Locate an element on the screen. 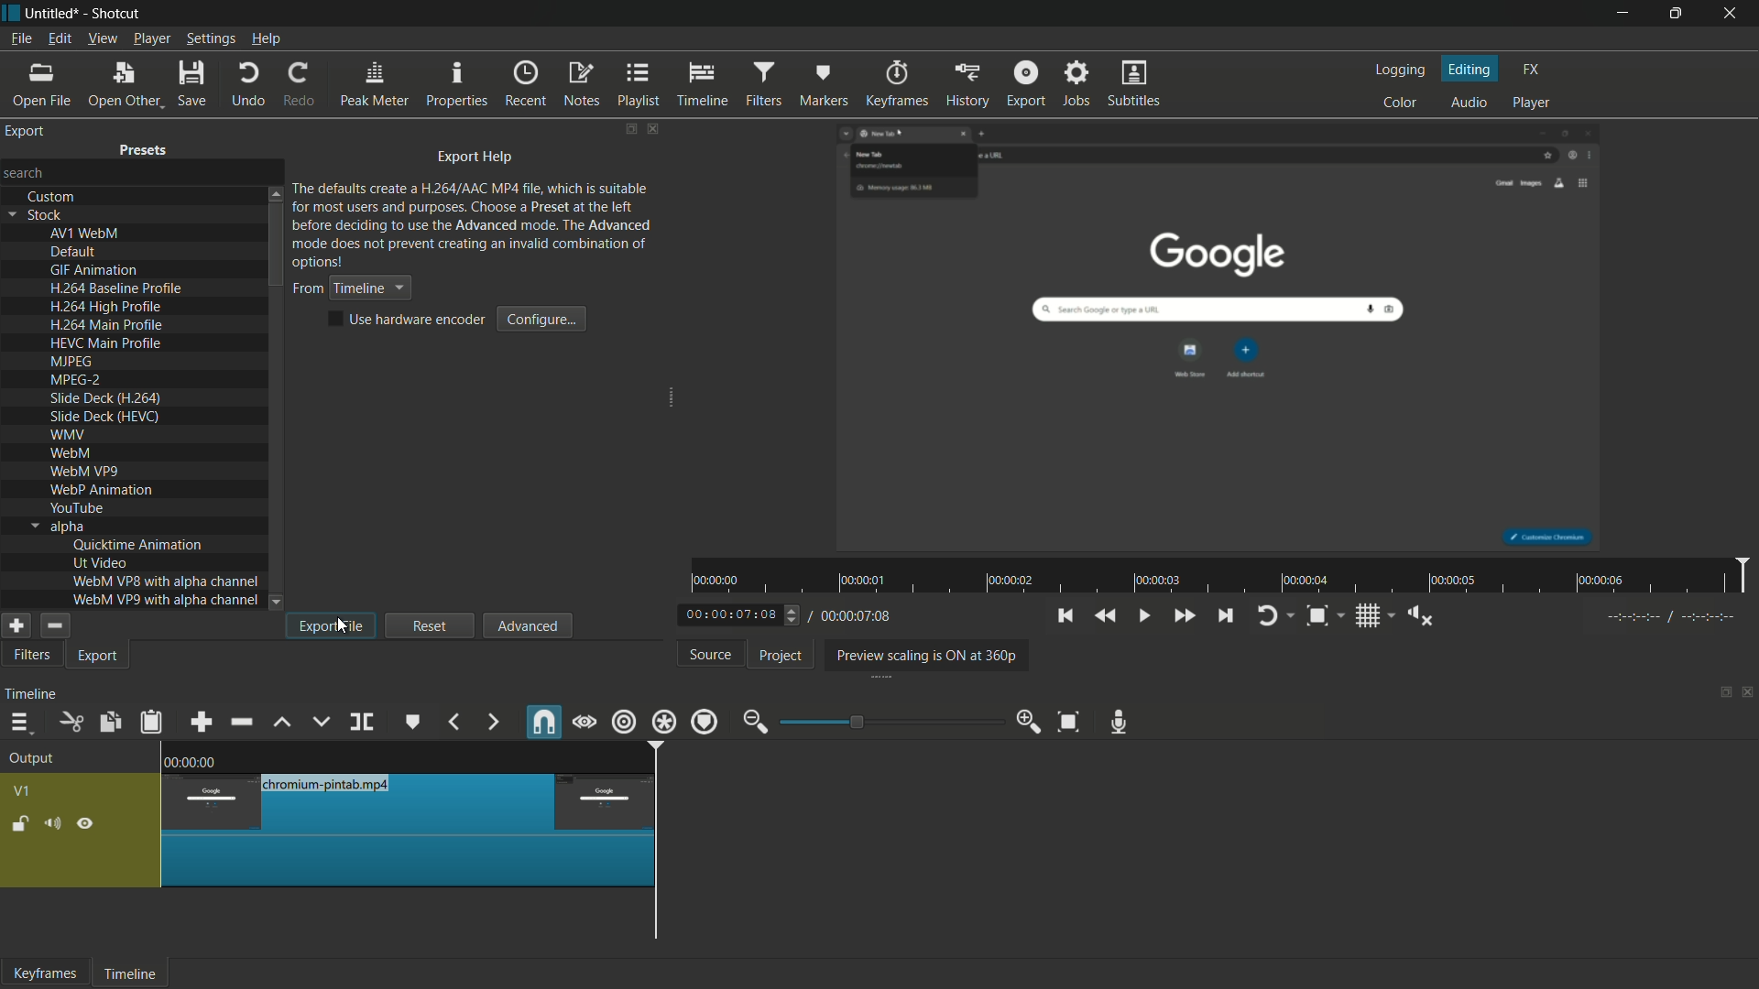 The height and width of the screenshot is (989, 1759). ripple markers is located at coordinates (705, 722).